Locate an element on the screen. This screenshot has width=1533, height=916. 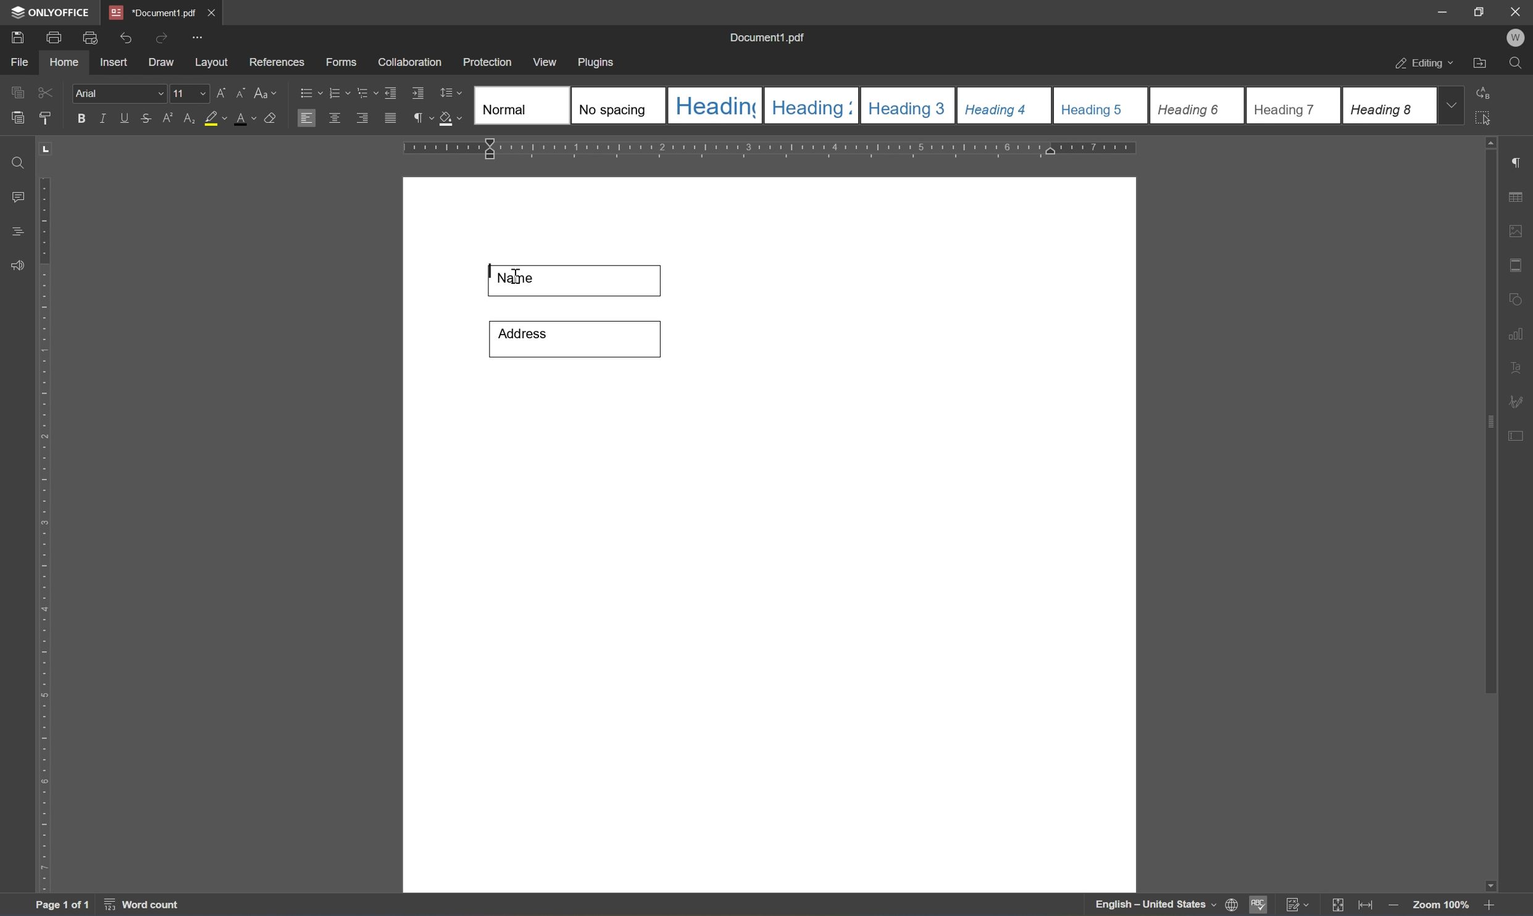
subscript is located at coordinates (188, 117).